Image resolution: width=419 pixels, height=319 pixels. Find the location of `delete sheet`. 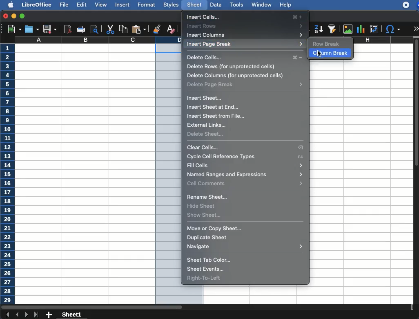

delete sheet is located at coordinates (205, 134).